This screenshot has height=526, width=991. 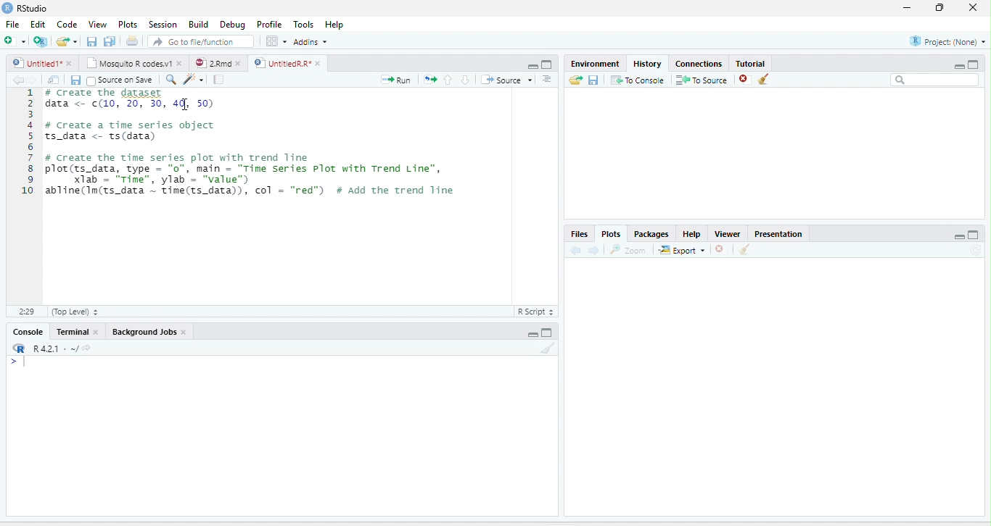 I want to click on Addins, so click(x=311, y=42).